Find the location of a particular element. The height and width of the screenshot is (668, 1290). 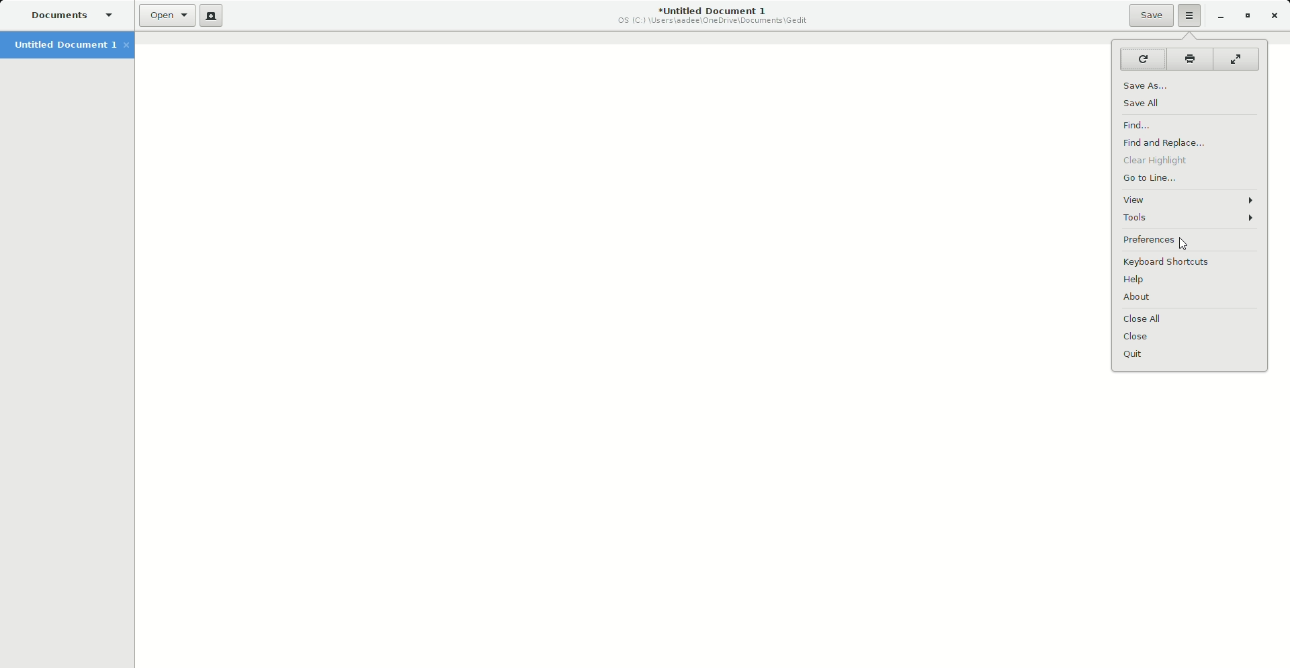

cursor is located at coordinates (1185, 245).